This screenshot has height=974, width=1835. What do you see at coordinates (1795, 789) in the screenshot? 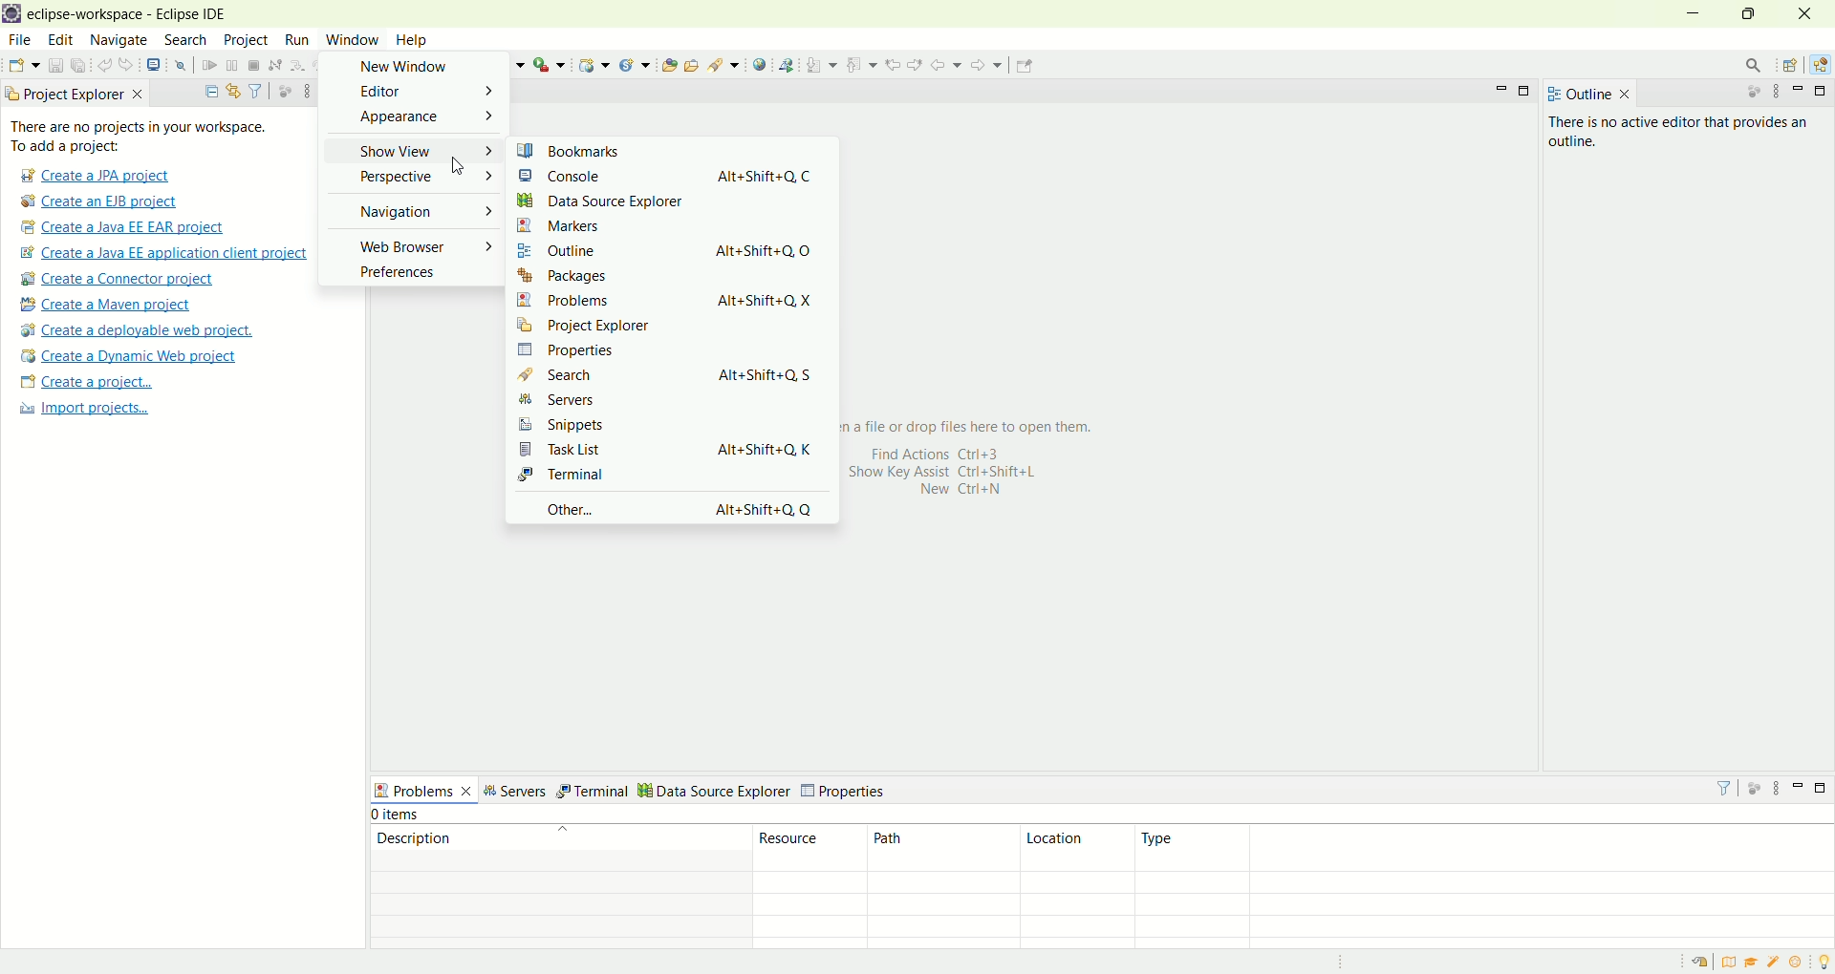
I see `minimize` at bounding box center [1795, 789].